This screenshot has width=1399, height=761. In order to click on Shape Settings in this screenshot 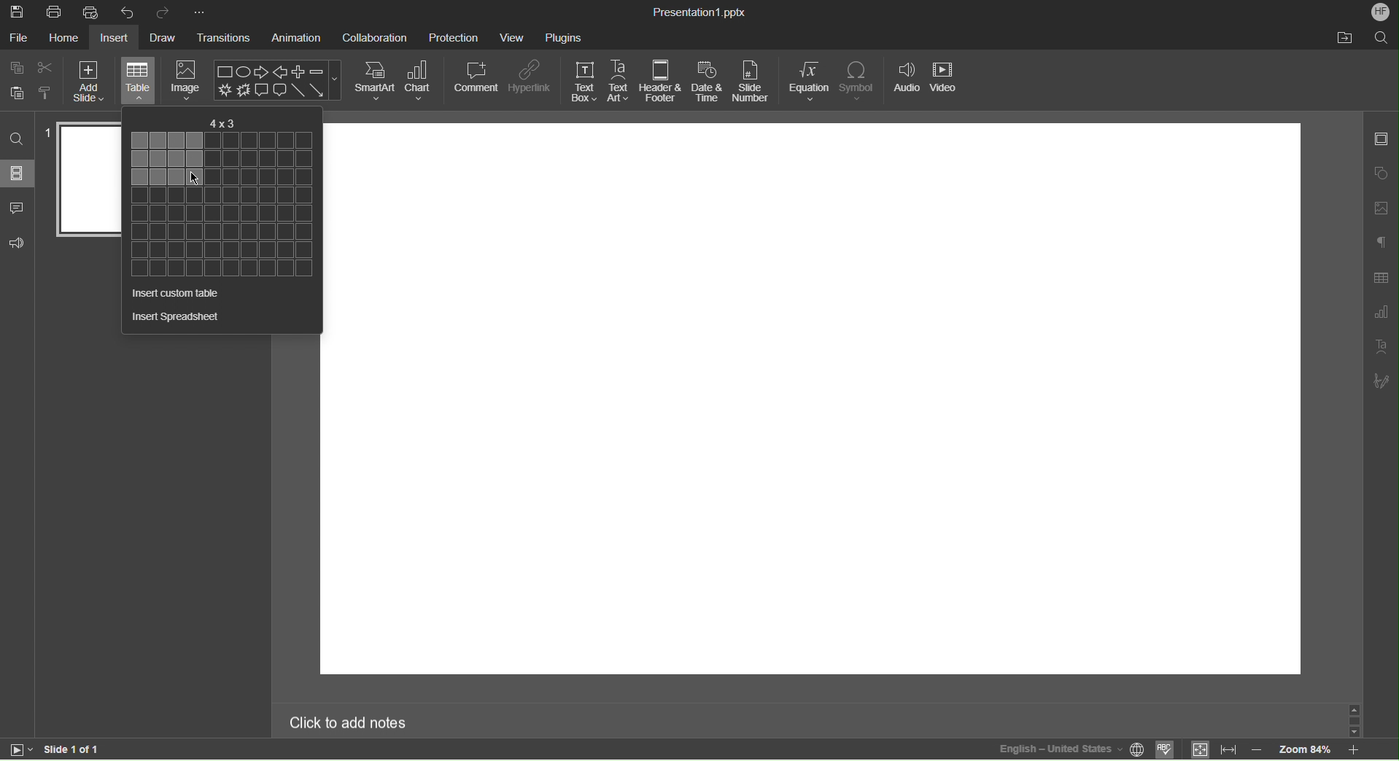, I will do `click(1381, 170)`.